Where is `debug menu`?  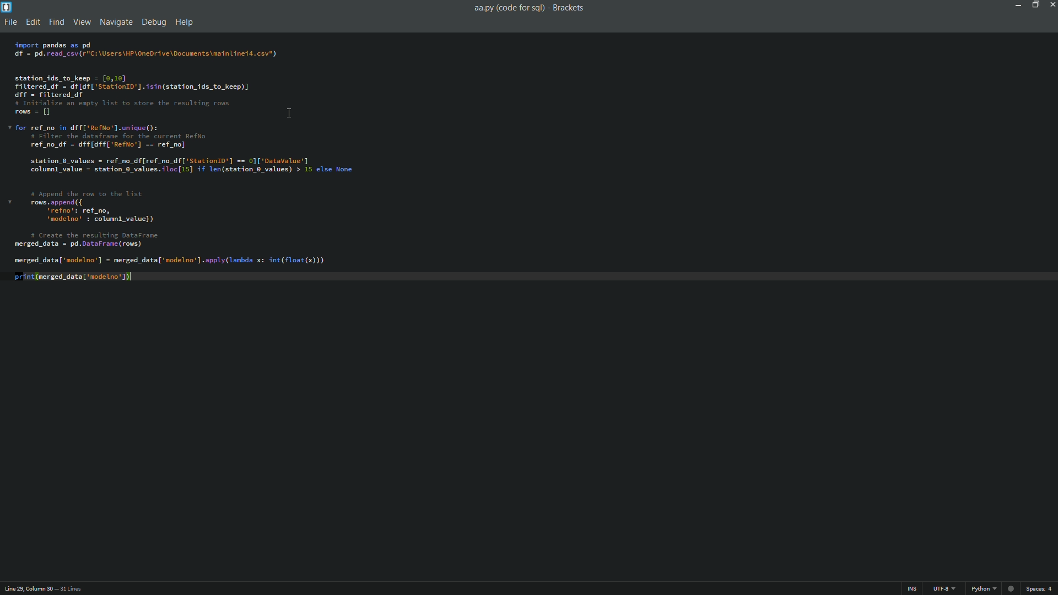
debug menu is located at coordinates (153, 21).